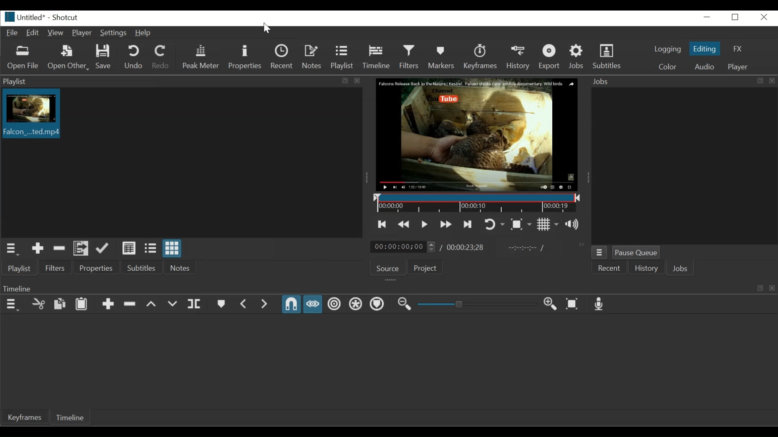 Image resolution: width=778 pixels, height=437 pixels. I want to click on Toggle player looping, so click(494, 224).